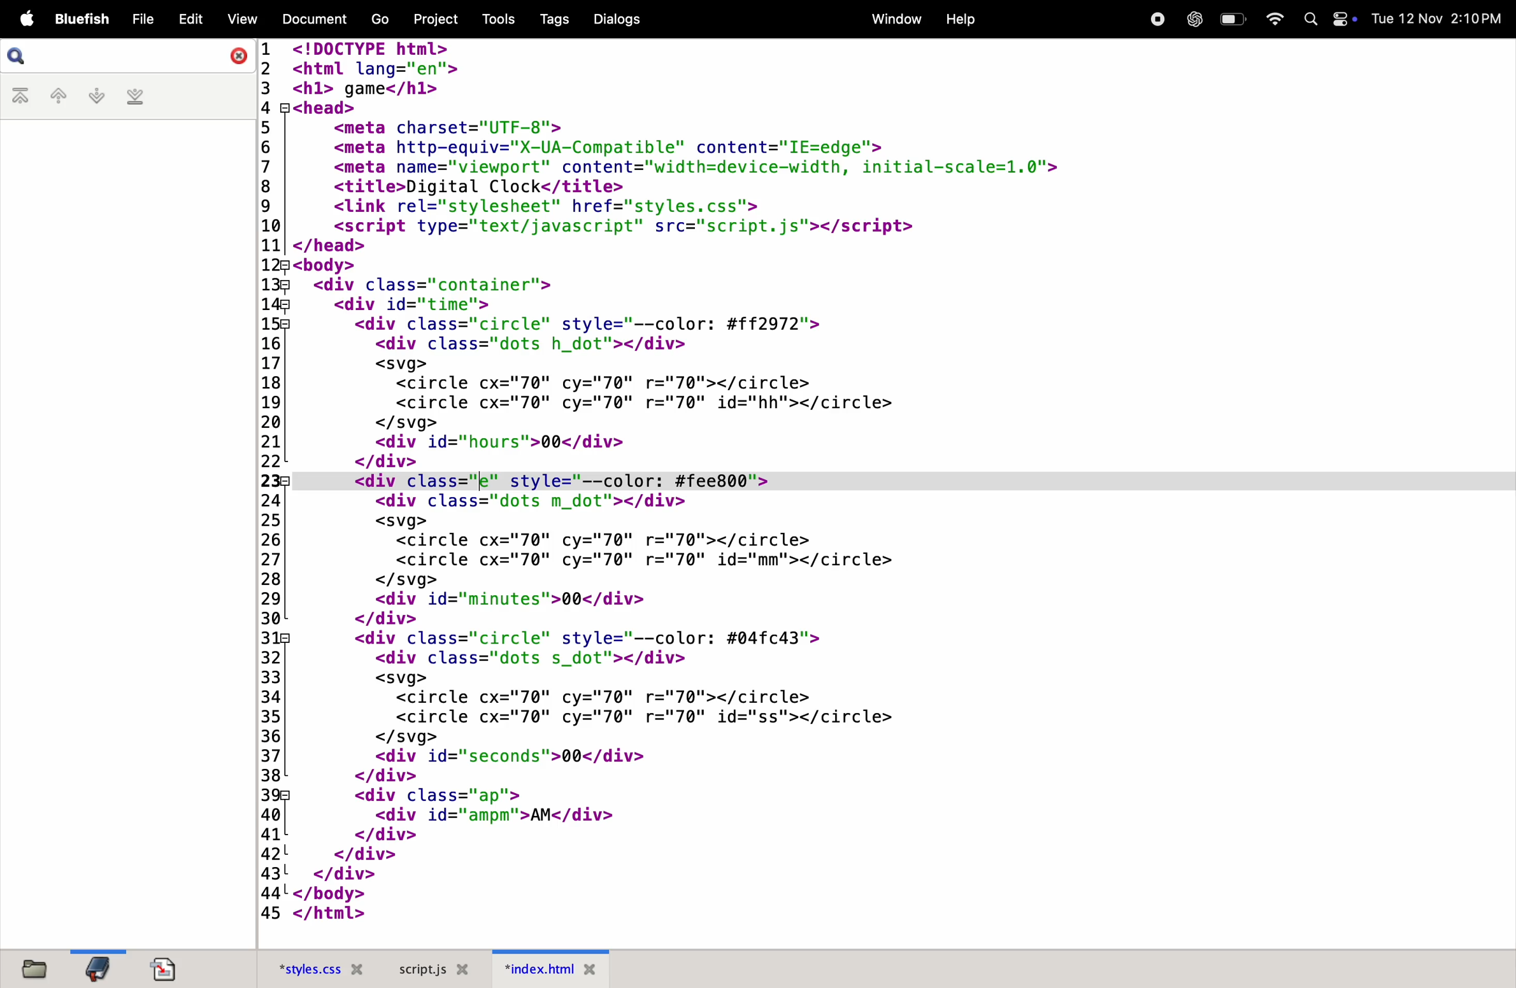 This screenshot has height=988, width=1516. What do you see at coordinates (82, 20) in the screenshot?
I see `bluefish` at bounding box center [82, 20].